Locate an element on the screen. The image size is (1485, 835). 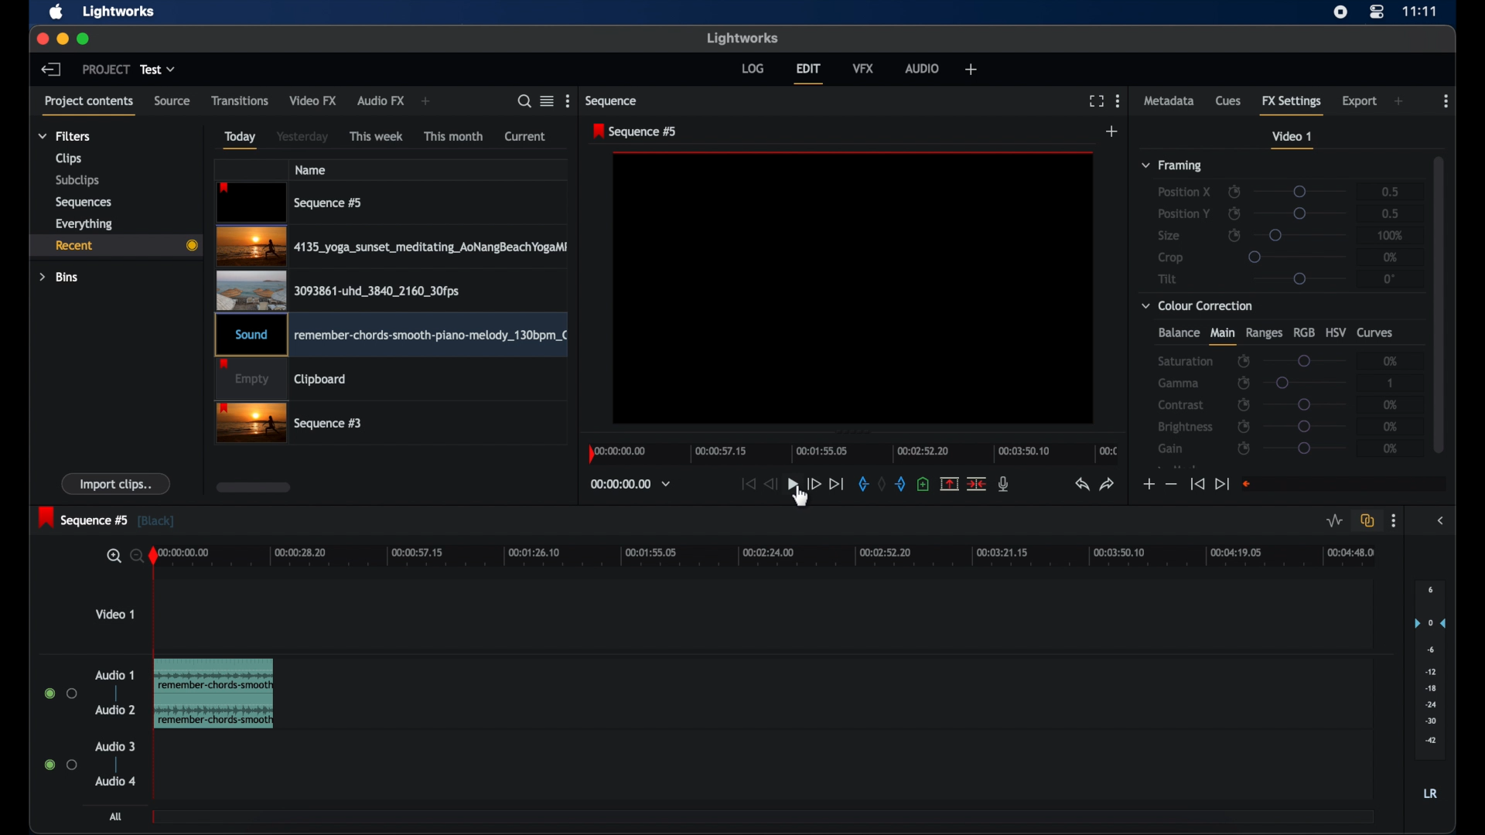
sequence 3 is located at coordinates (289, 424).